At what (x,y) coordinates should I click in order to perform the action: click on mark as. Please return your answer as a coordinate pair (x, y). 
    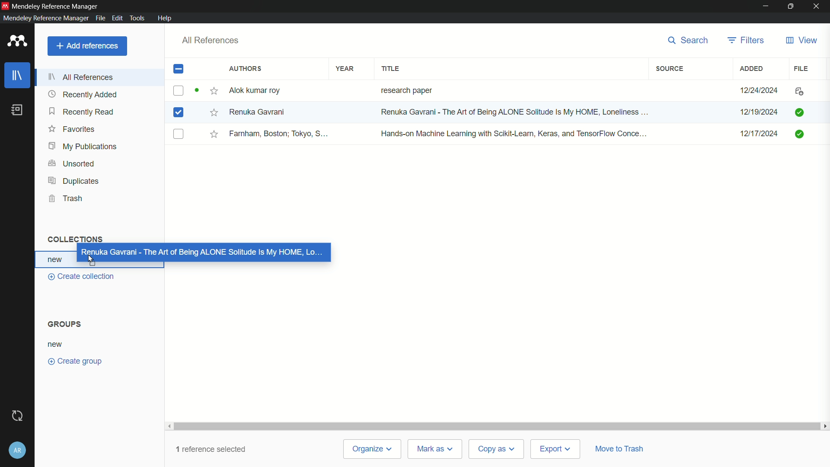
    Looking at the image, I should click on (436, 449).